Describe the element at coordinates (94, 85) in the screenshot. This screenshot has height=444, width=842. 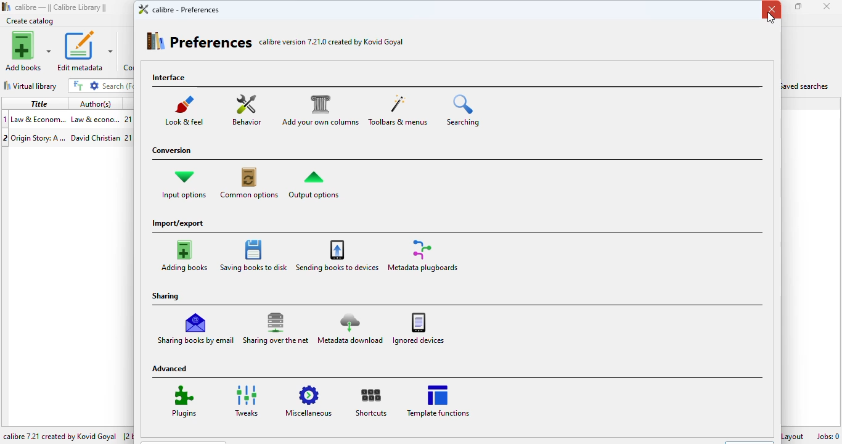
I see `advanced search` at that location.